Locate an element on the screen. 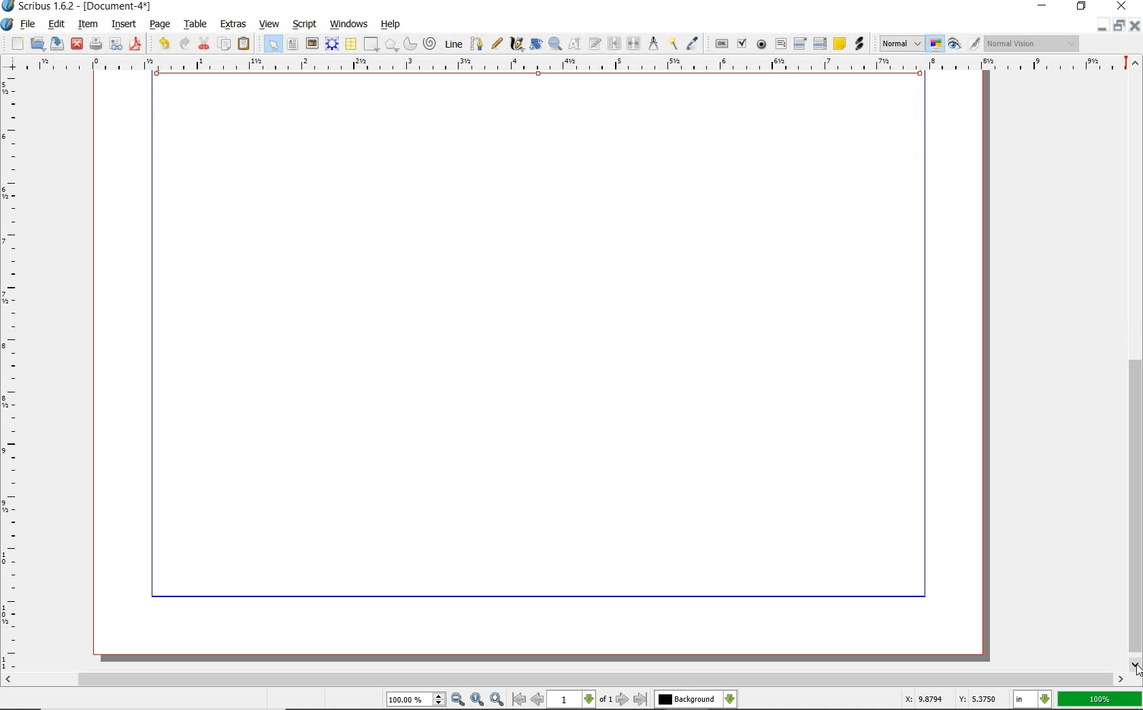  image frame is located at coordinates (312, 45).